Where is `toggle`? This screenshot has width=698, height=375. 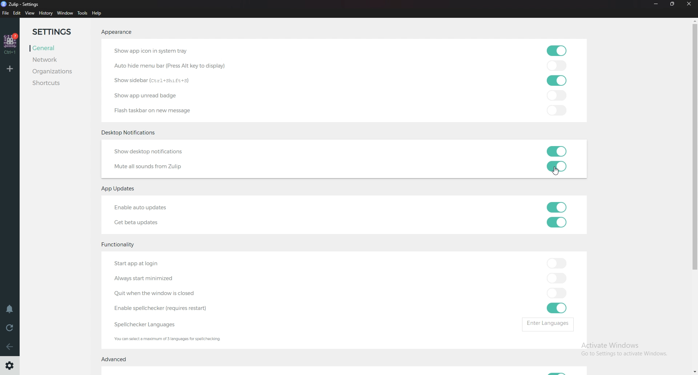
toggle is located at coordinates (558, 279).